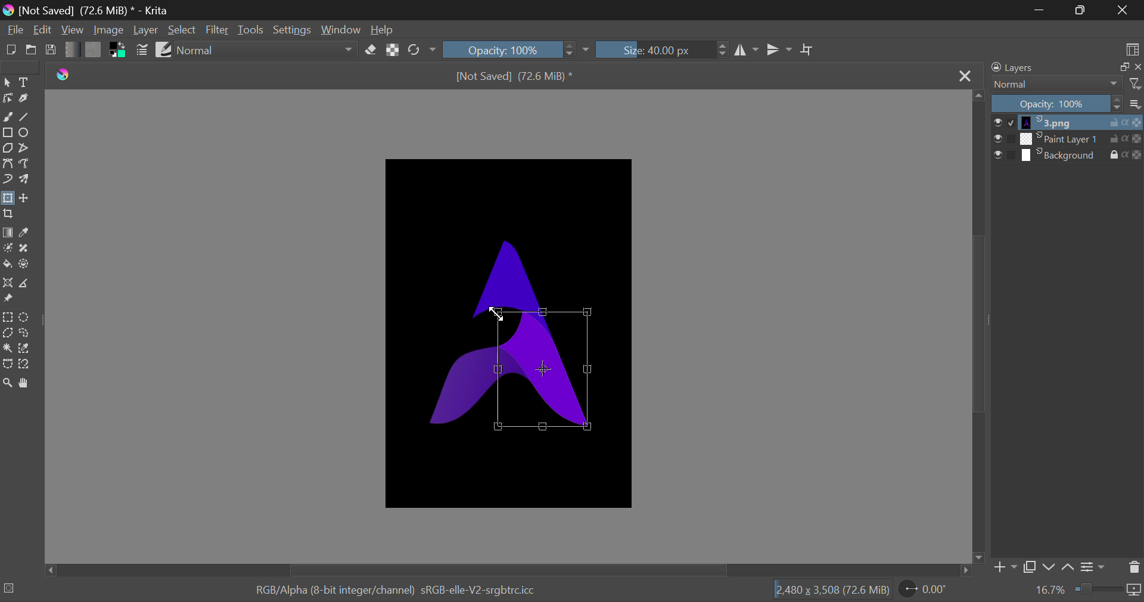  Describe the element at coordinates (8, 348) in the screenshot. I see `Cursor on Continuous Selection` at that location.